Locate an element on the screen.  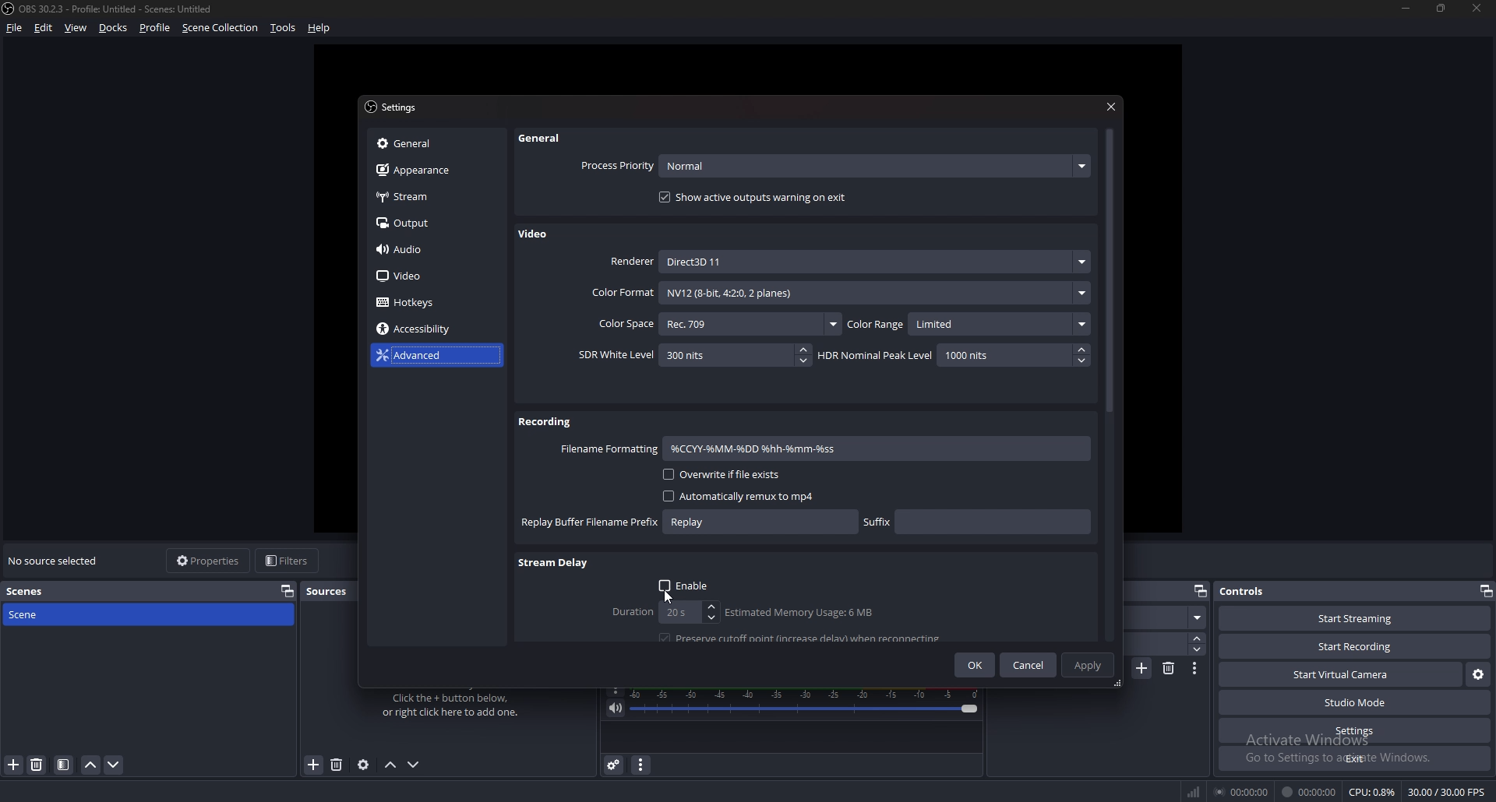
hot keys is located at coordinates (417, 303).